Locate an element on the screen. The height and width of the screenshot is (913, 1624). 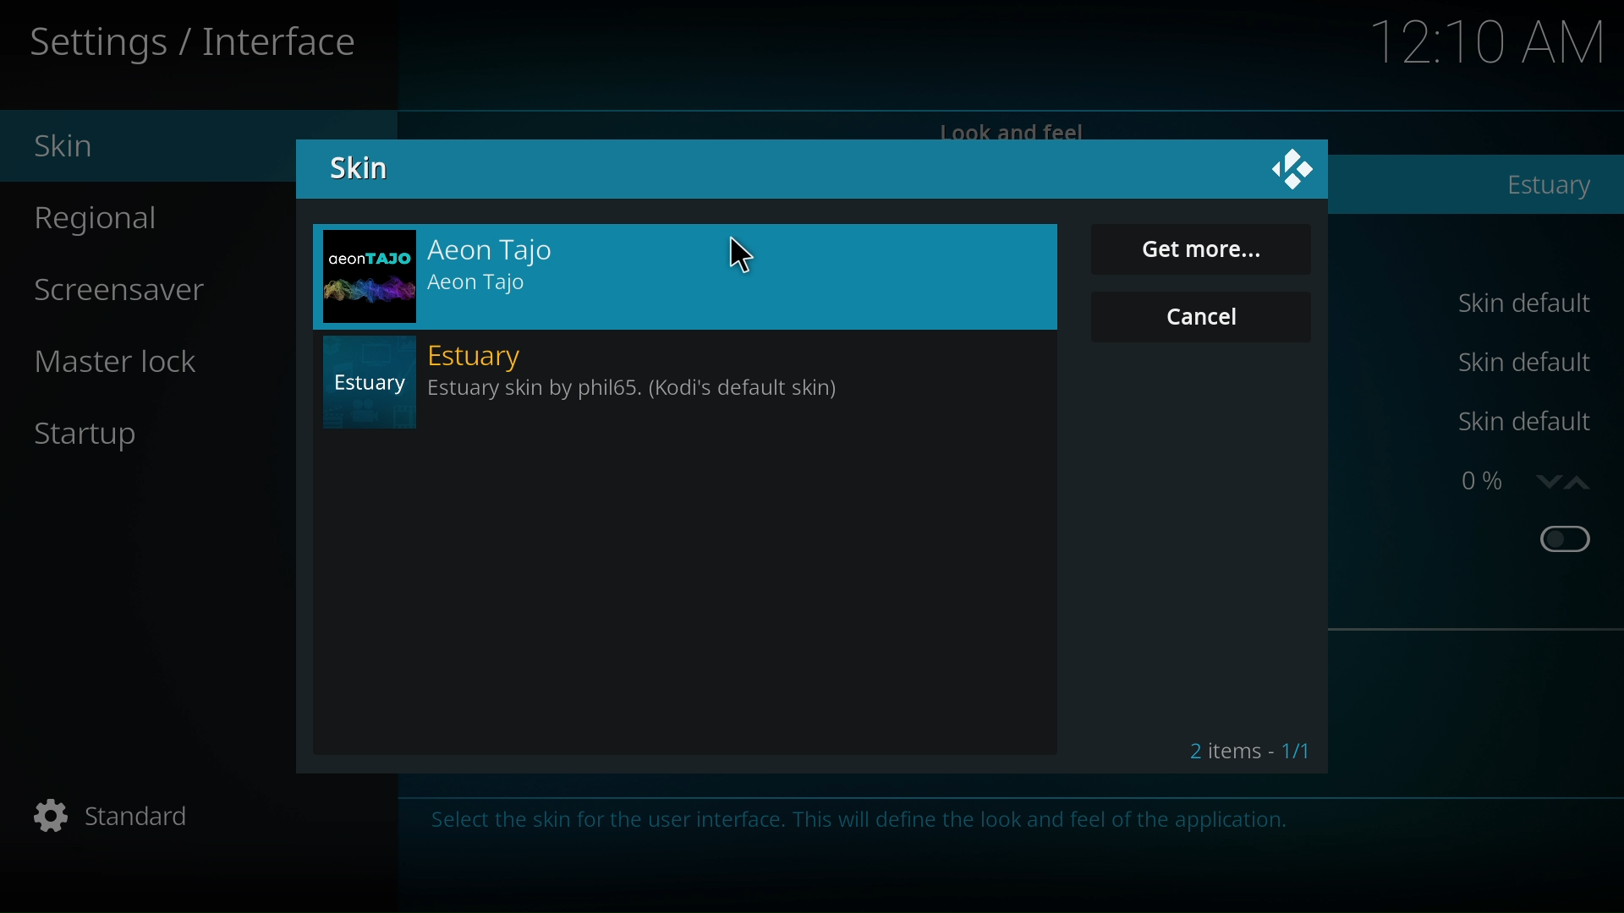
close is located at coordinates (1293, 170).